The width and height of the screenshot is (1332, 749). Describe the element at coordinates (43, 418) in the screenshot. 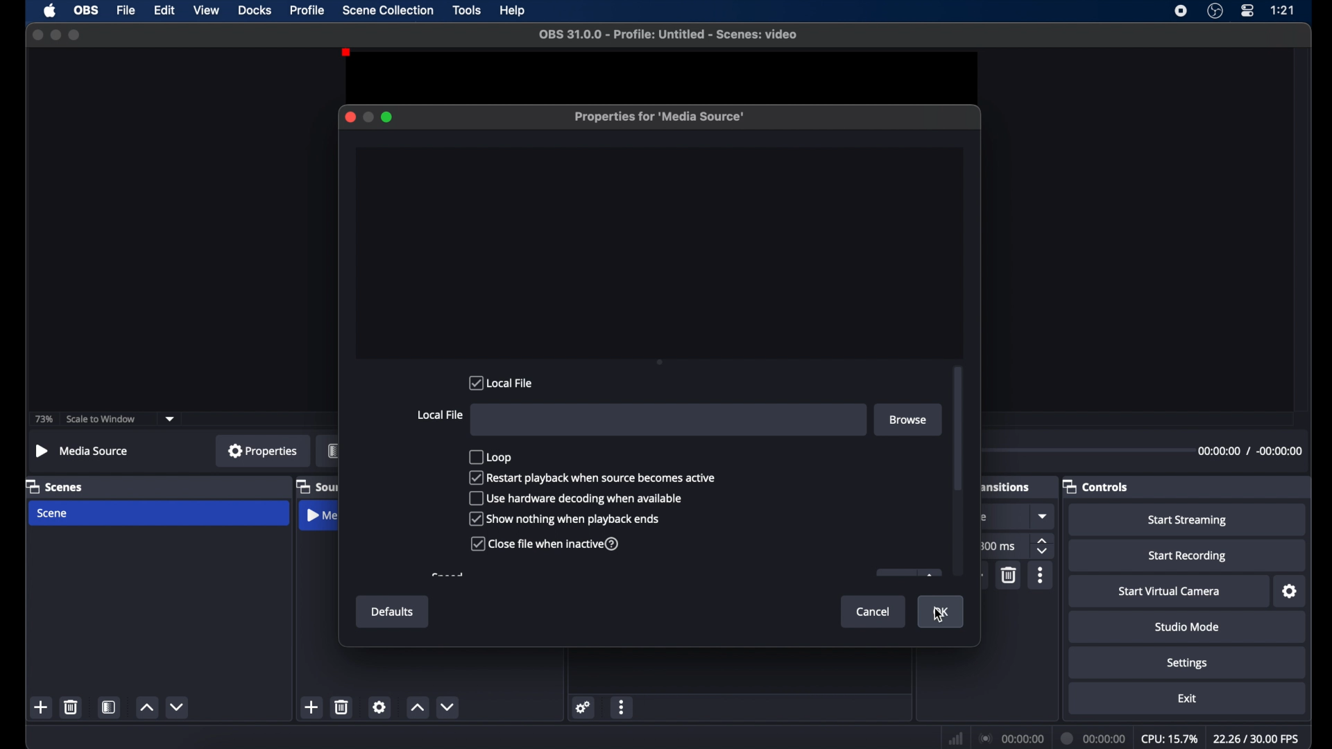

I see `73%` at that location.